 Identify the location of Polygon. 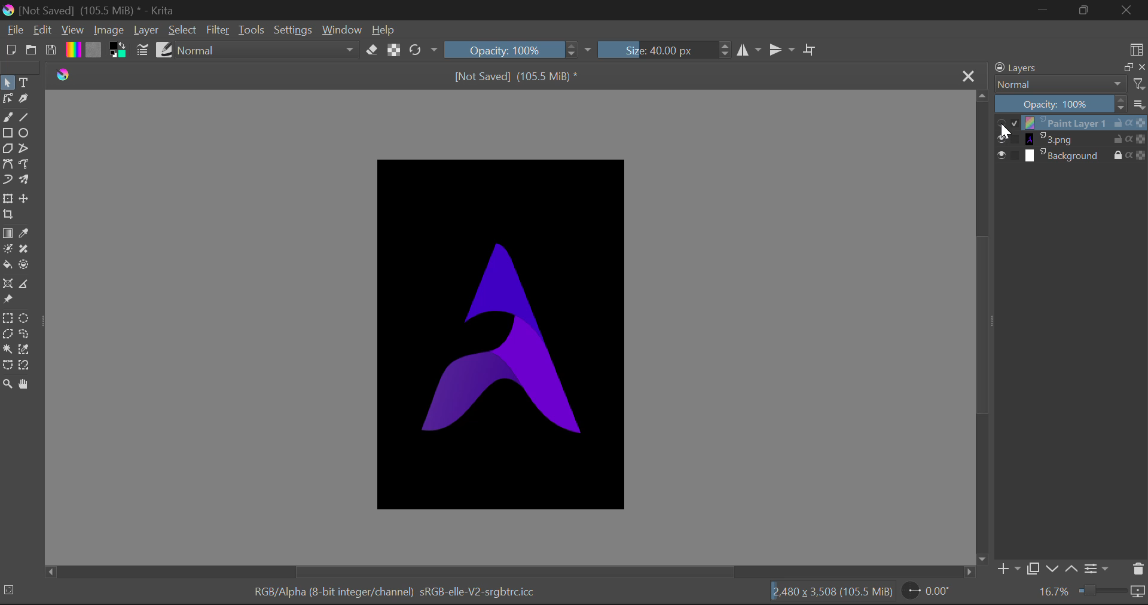
(8, 149).